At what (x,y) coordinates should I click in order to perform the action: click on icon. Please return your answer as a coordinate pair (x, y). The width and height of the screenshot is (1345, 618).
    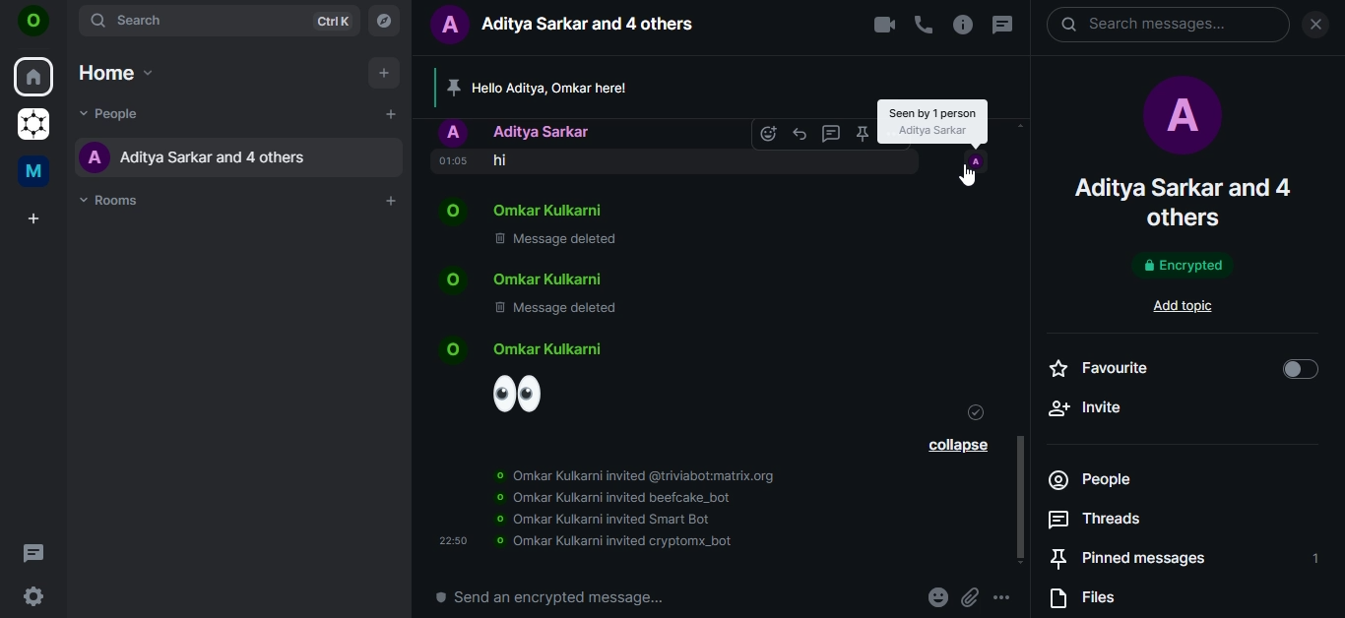
    Looking at the image, I should click on (33, 24).